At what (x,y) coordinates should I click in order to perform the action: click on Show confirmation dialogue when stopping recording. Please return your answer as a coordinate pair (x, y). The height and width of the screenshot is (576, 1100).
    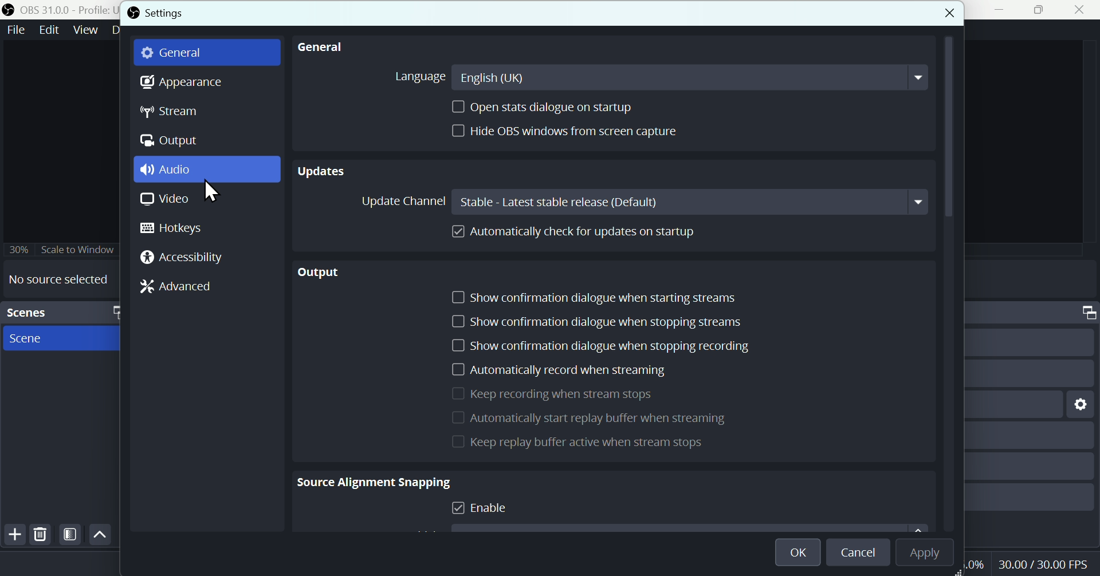
    Looking at the image, I should click on (604, 347).